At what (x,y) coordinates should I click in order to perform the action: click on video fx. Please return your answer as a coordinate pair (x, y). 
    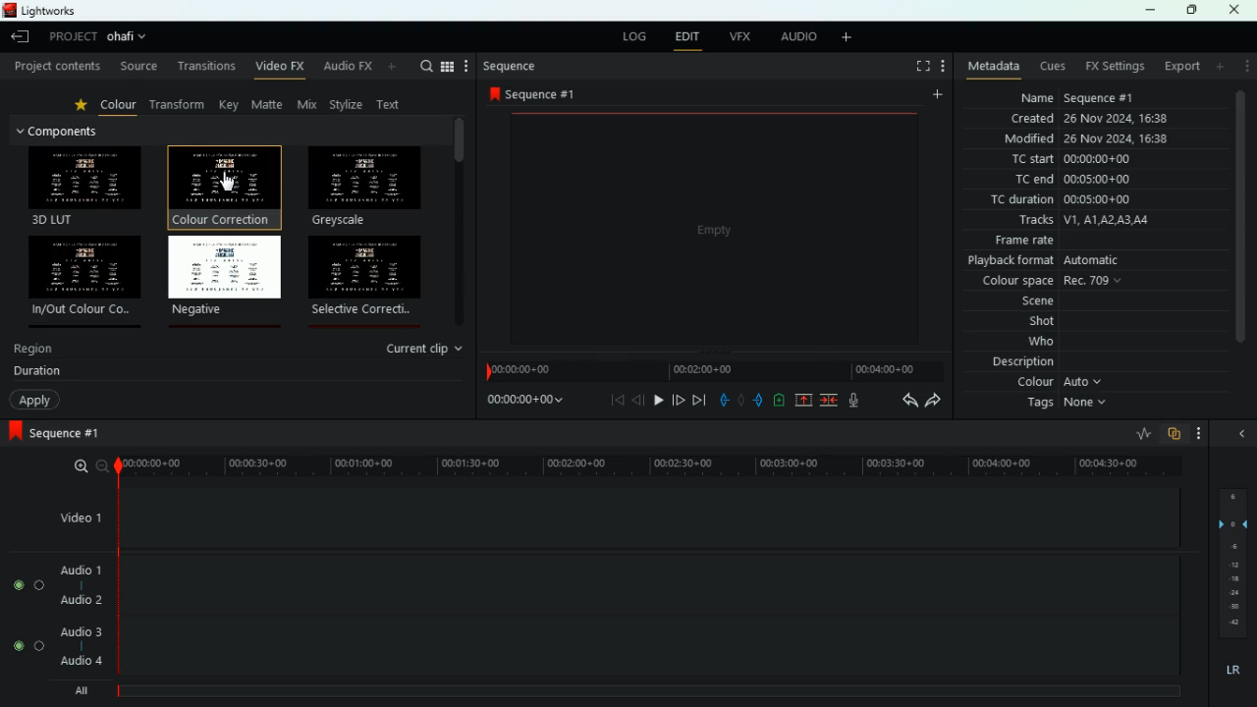
    Looking at the image, I should click on (281, 68).